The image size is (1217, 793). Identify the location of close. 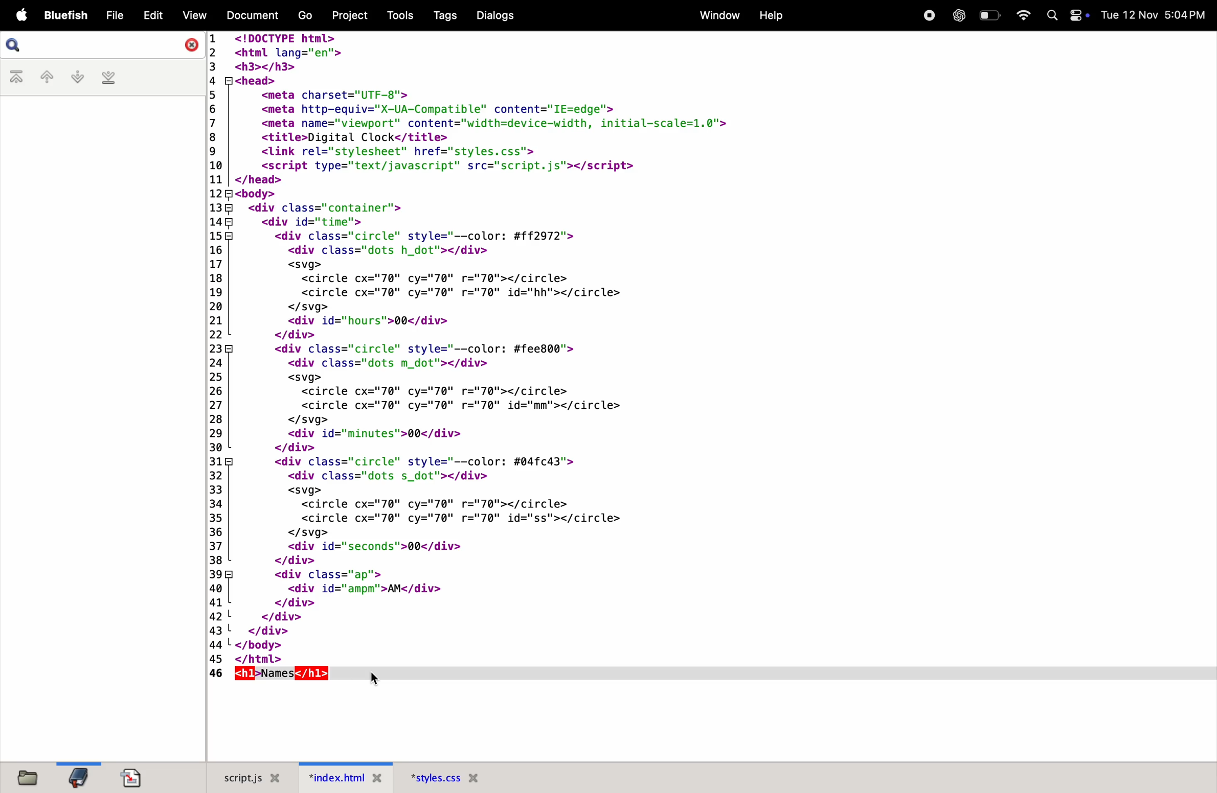
(190, 45).